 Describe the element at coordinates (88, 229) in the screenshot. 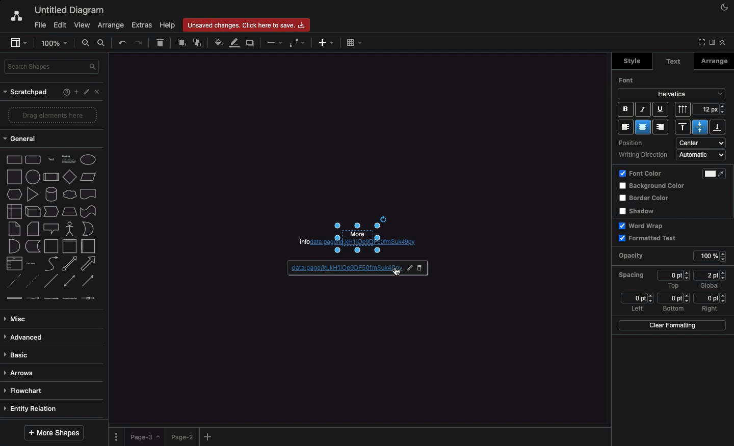

I see `or` at that location.